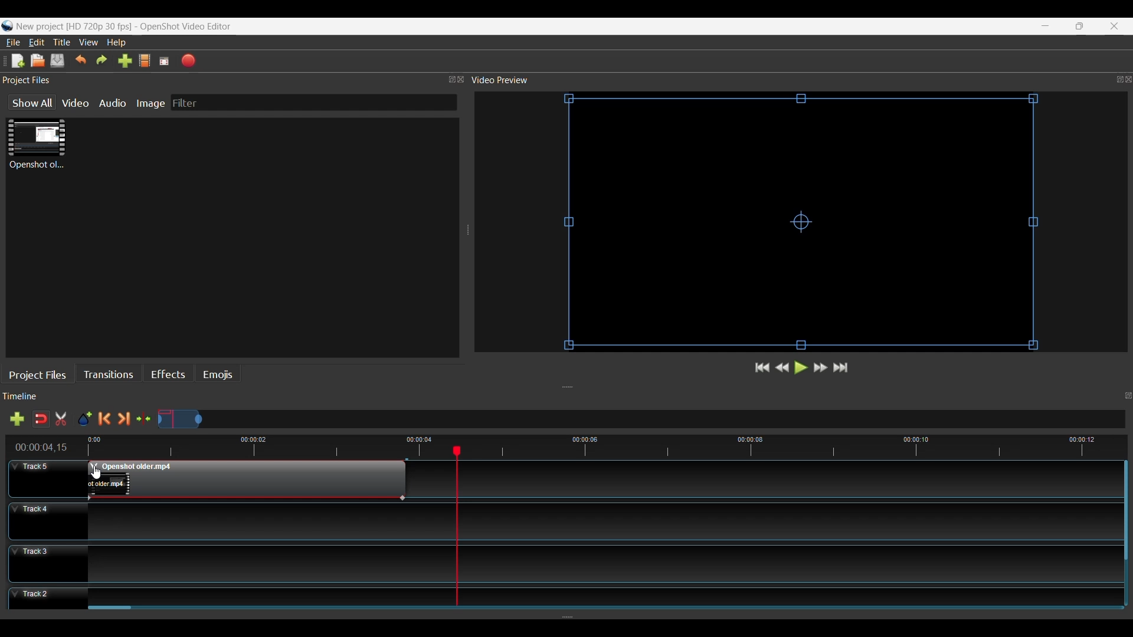 The width and height of the screenshot is (1133, 637). What do you see at coordinates (37, 145) in the screenshot?
I see `Clip` at bounding box center [37, 145].